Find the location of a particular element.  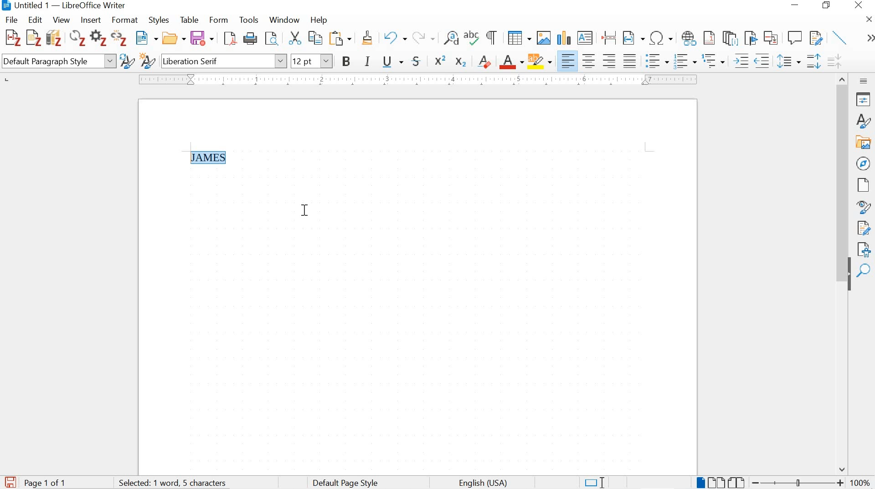

superscript is located at coordinates (441, 60).